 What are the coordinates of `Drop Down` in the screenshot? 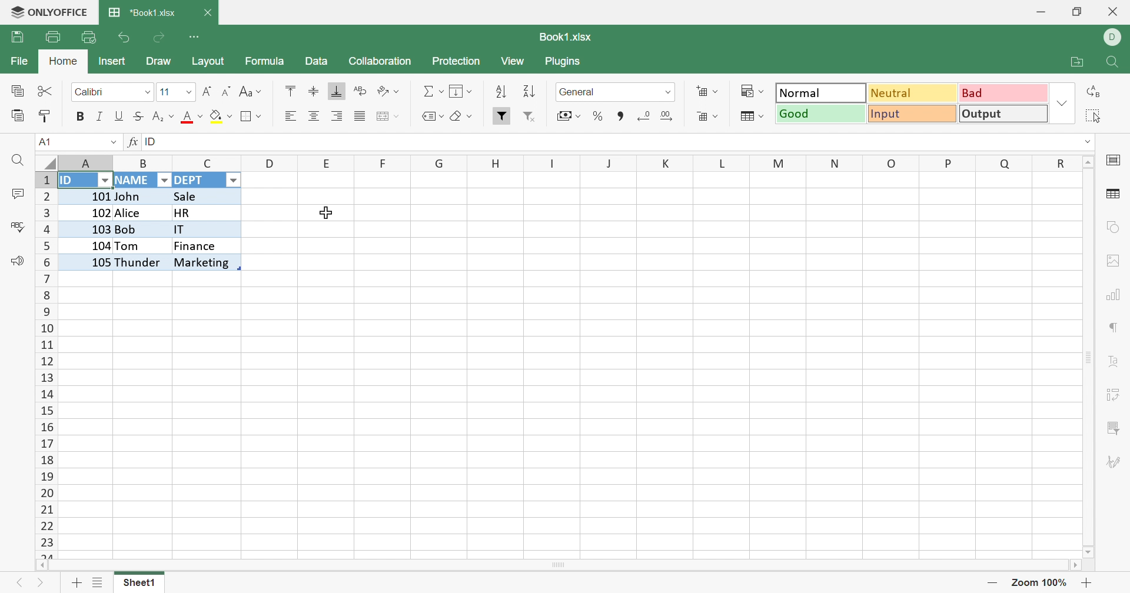 It's located at (666, 93).